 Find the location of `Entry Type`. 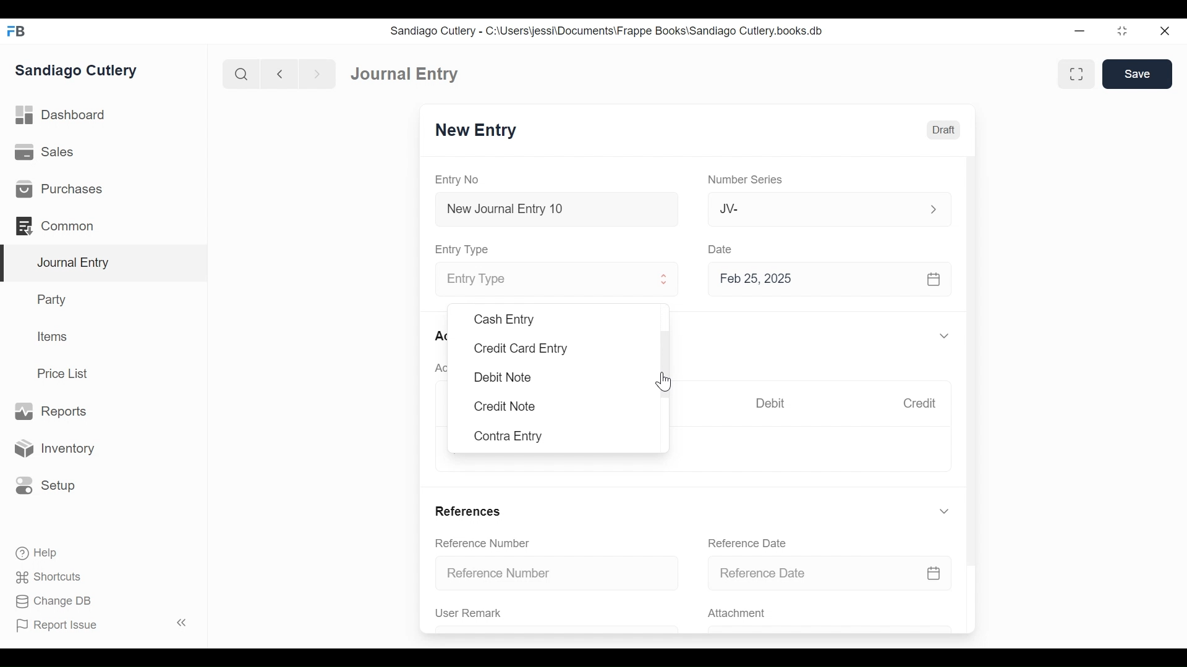

Entry Type is located at coordinates (466, 249).